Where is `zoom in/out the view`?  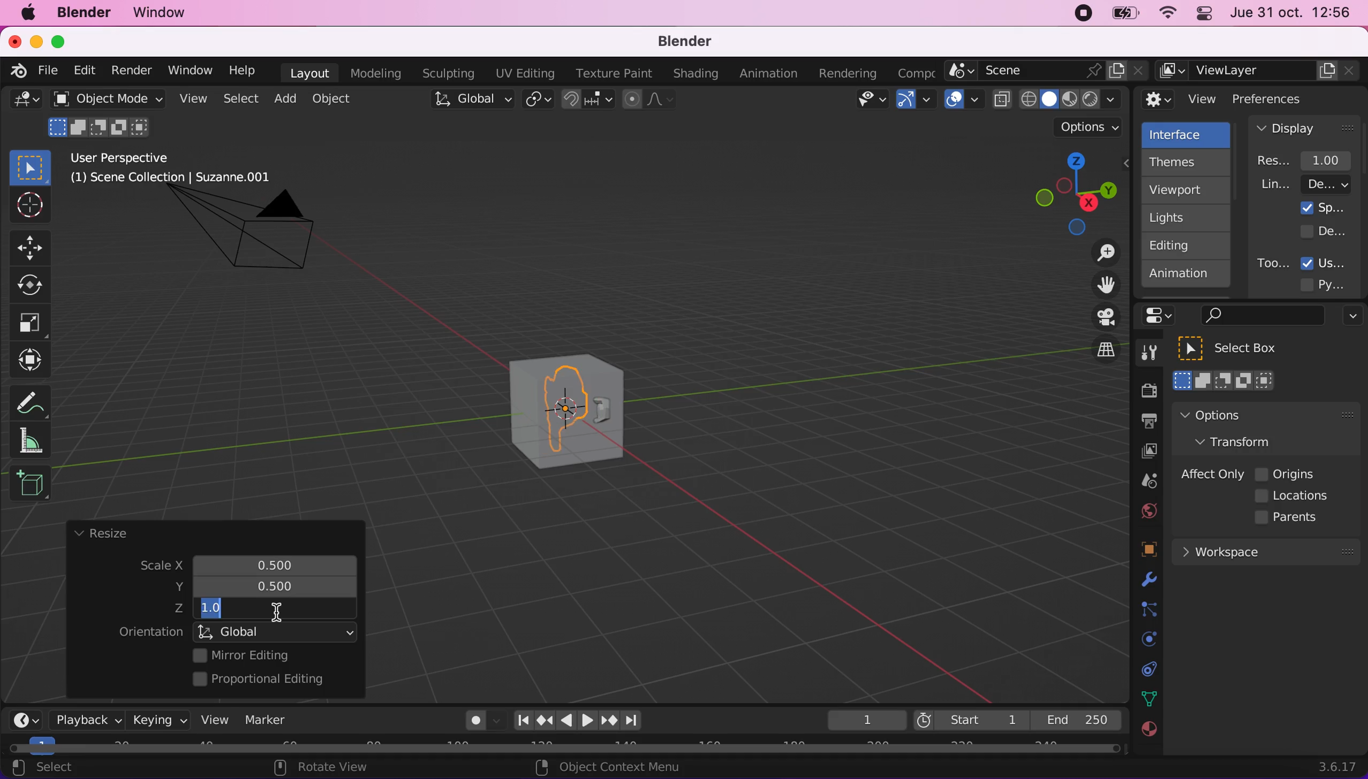 zoom in/out the view is located at coordinates (1100, 253).